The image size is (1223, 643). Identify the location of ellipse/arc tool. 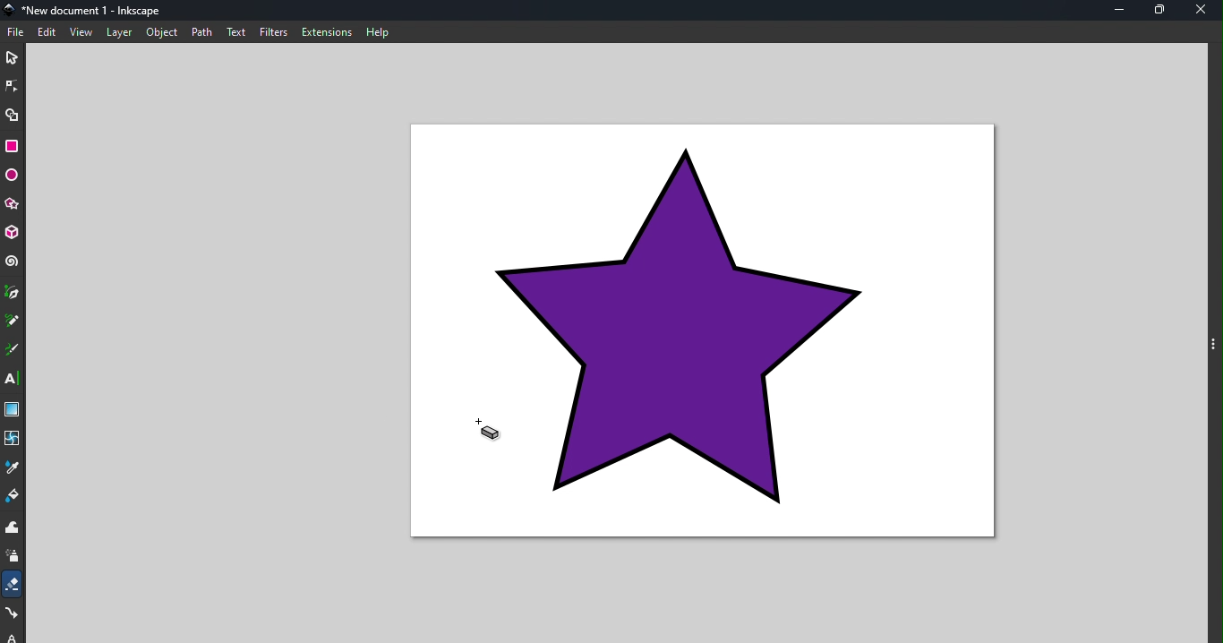
(12, 176).